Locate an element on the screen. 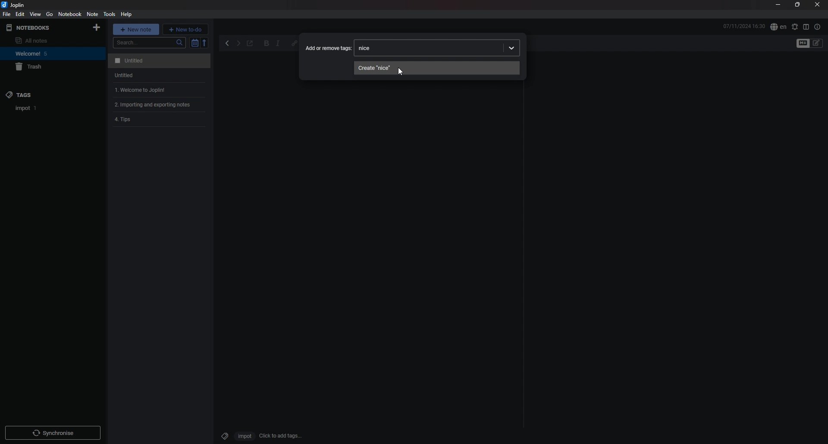 Image resolution: width=828 pixels, height=444 pixels. close is located at coordinates (817, 5).